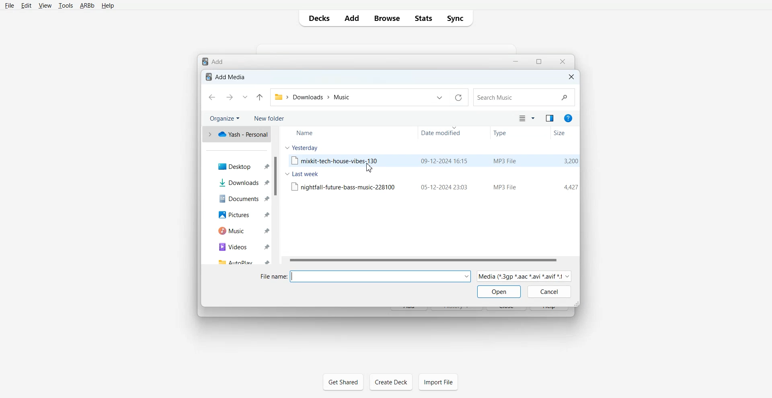 The image size is (772, 398). I want to click on Pictures, so click(242, 214).